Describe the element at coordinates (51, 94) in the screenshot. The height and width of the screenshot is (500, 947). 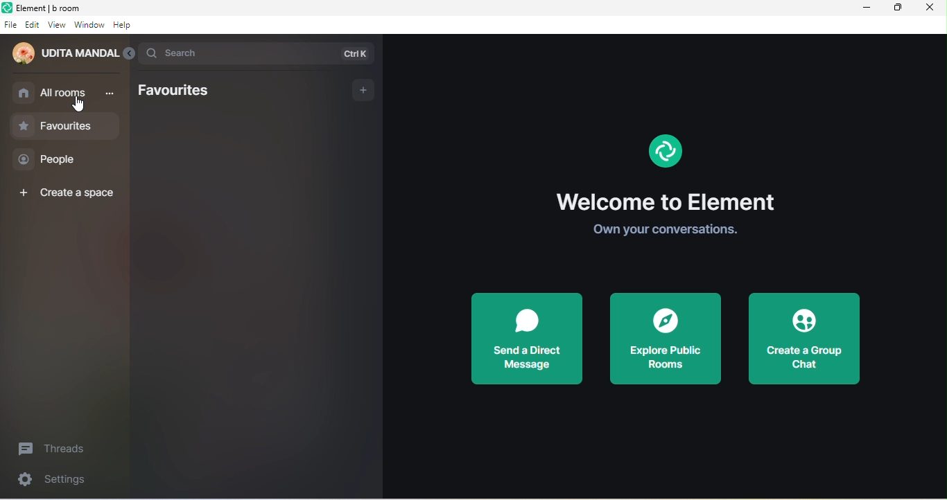
I see `all rooms` at that location.